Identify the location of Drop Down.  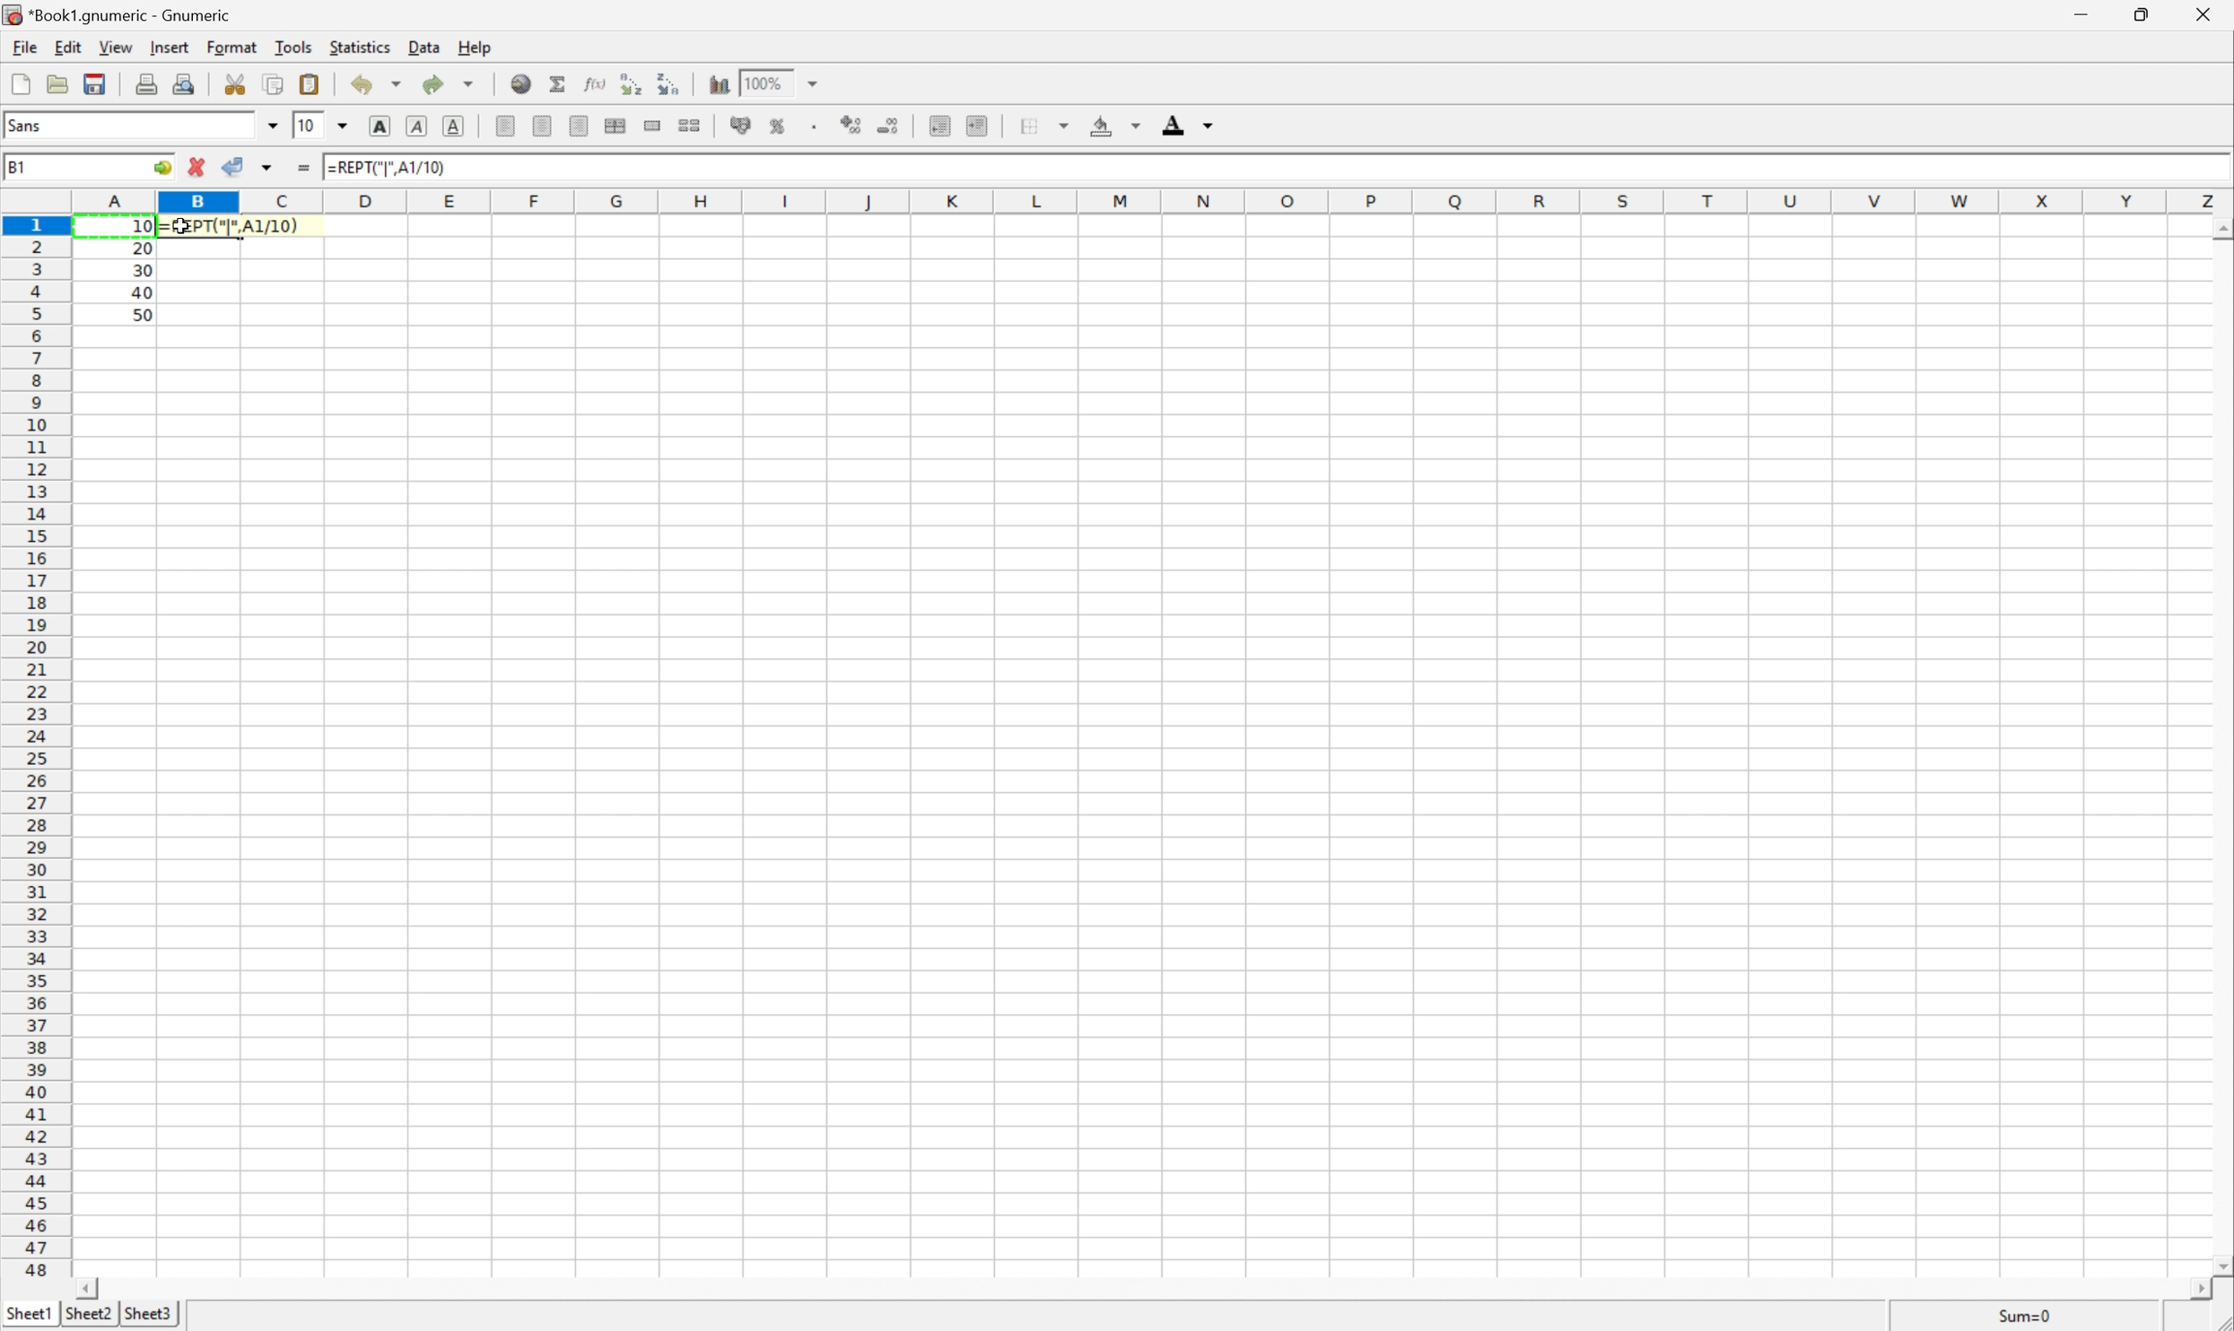
(814, 81).